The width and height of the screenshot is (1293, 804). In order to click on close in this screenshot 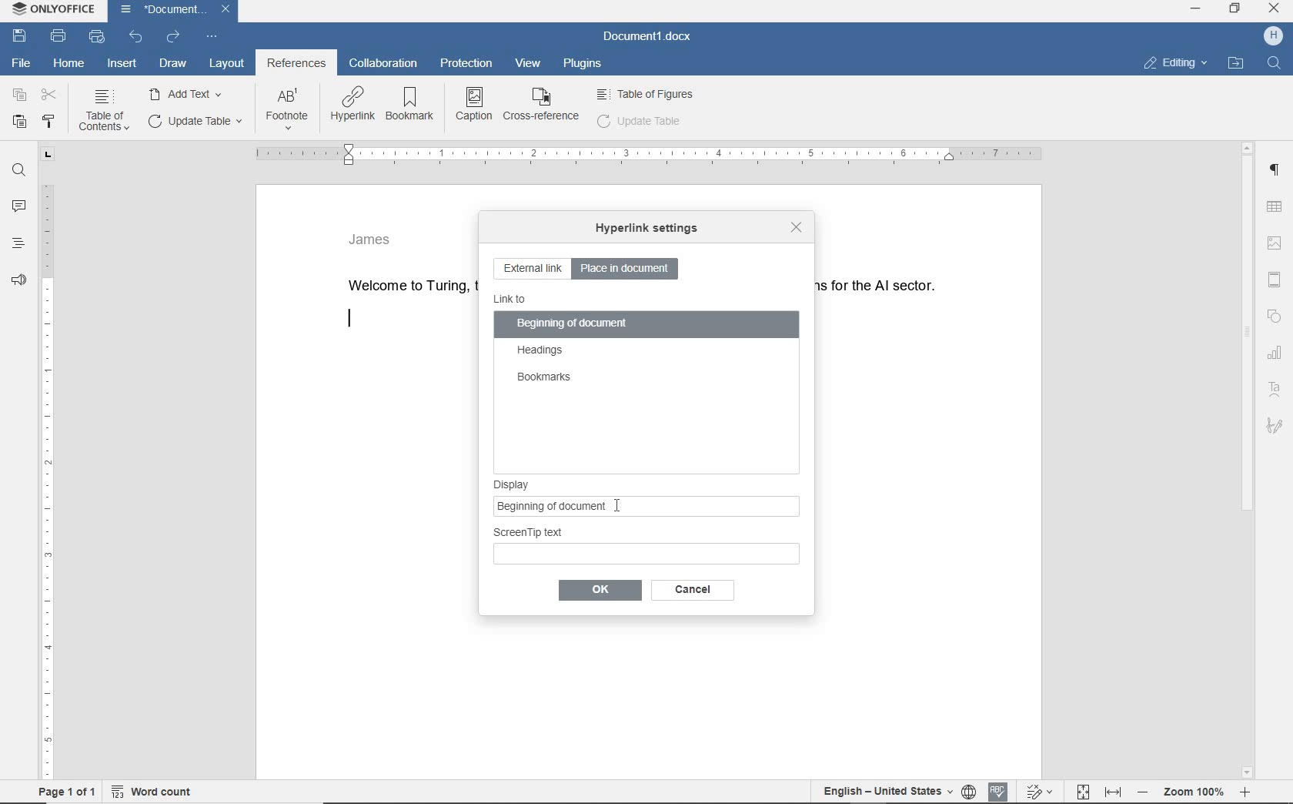, I will do `click(794, 226)`.